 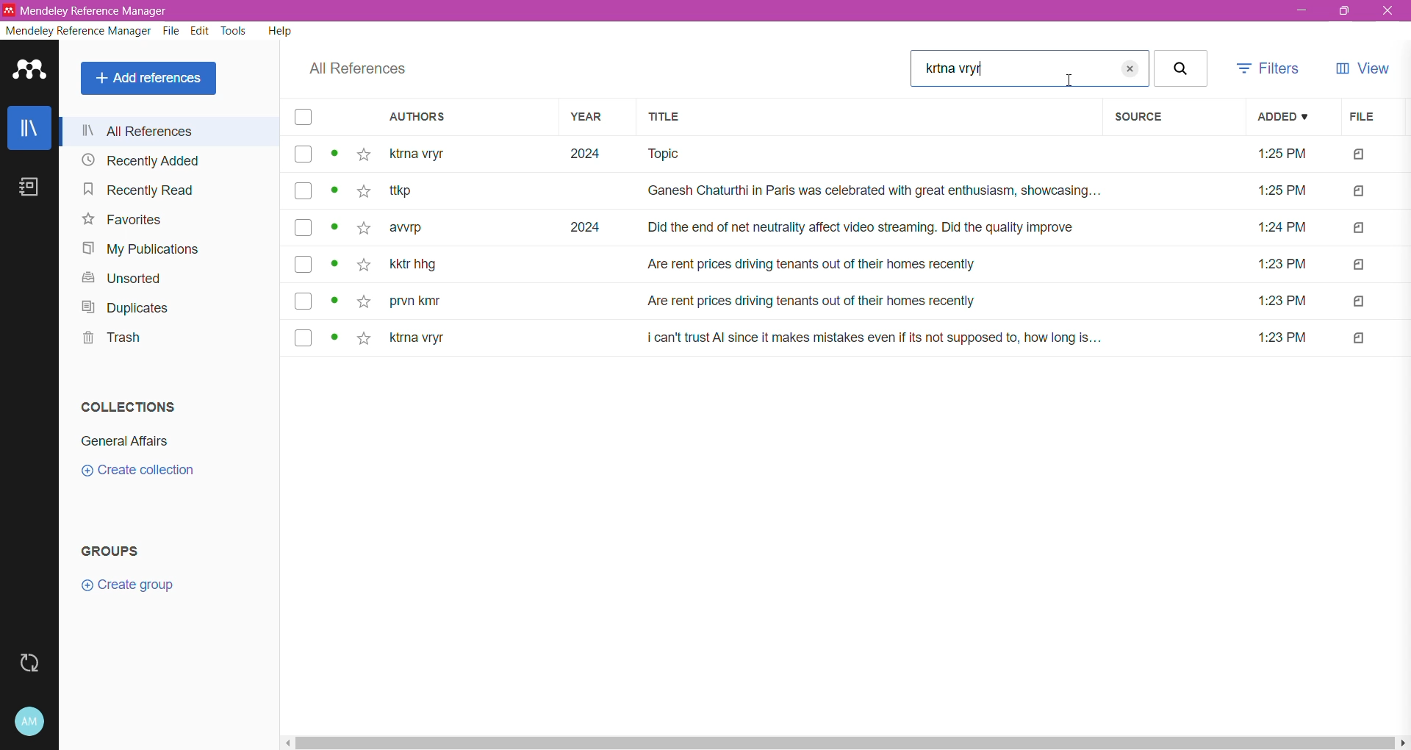 I want to click on move left, so click(x=288, y=743).